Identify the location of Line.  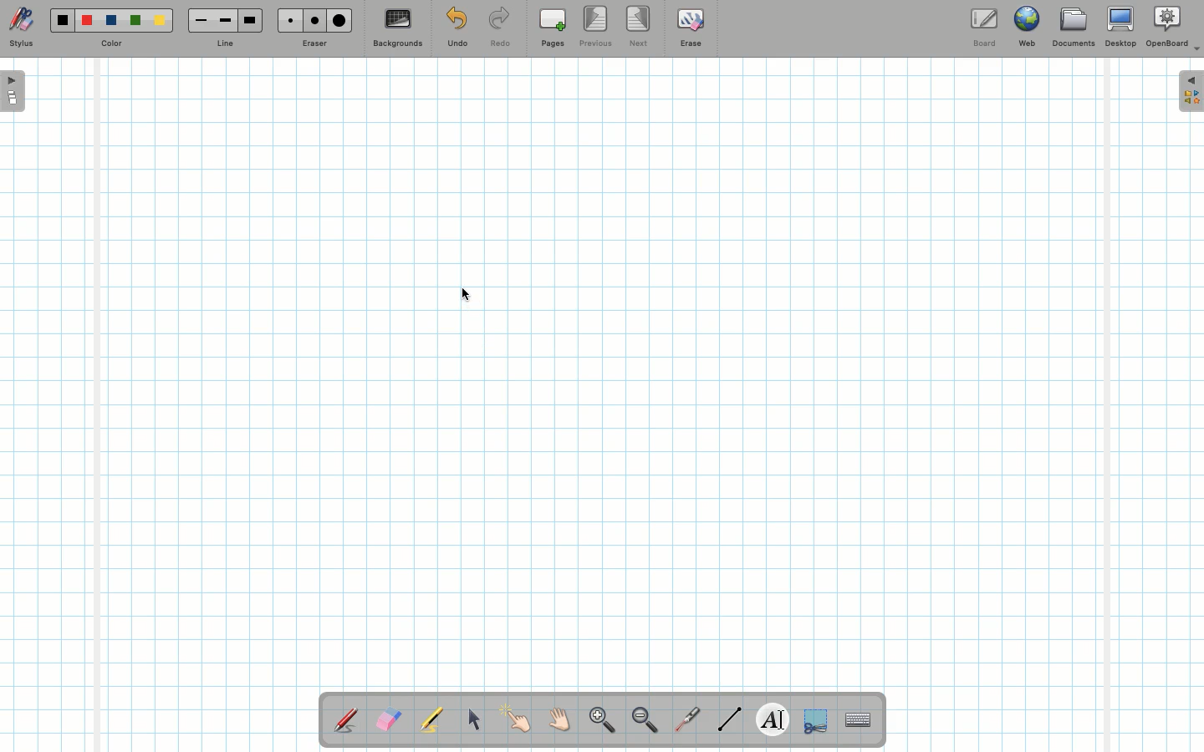
(730, 719).